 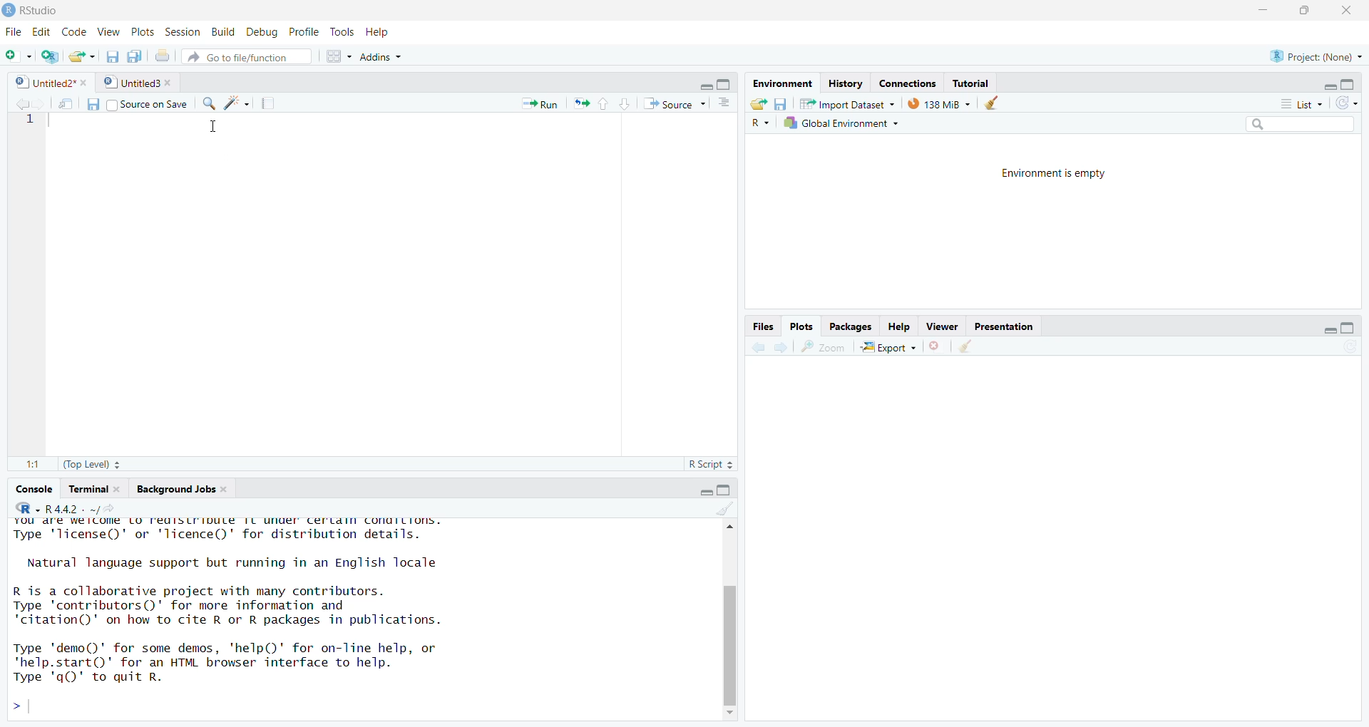 I want to click on Code, so click(x=73, y=31).